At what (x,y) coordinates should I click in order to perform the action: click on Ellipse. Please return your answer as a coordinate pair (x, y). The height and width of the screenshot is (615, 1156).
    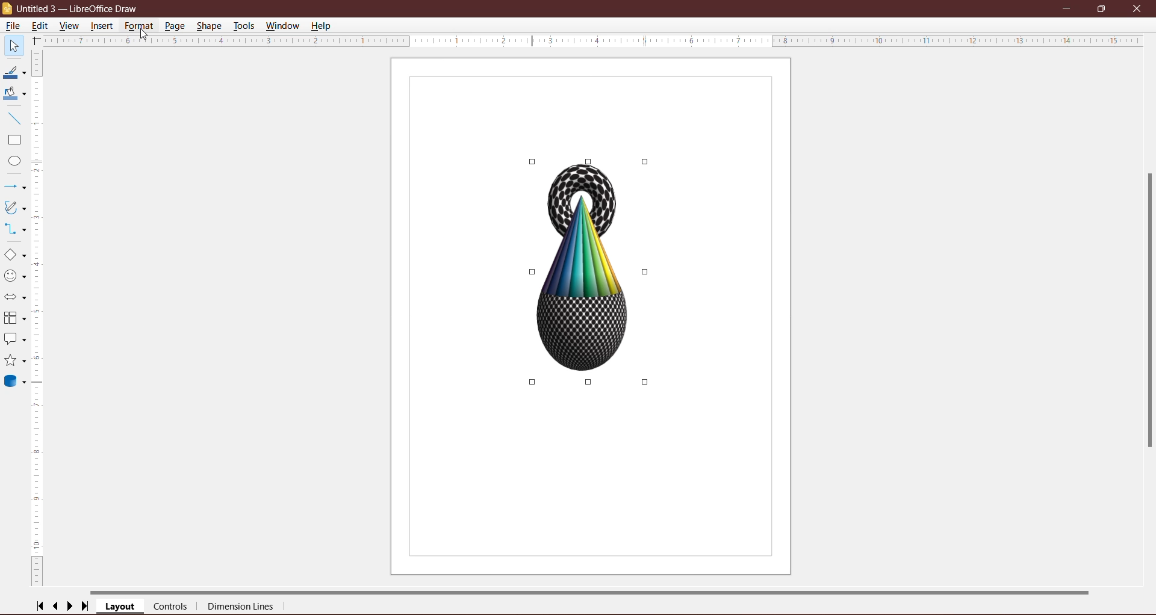
    Looking at the image, I should click on (12, 161).